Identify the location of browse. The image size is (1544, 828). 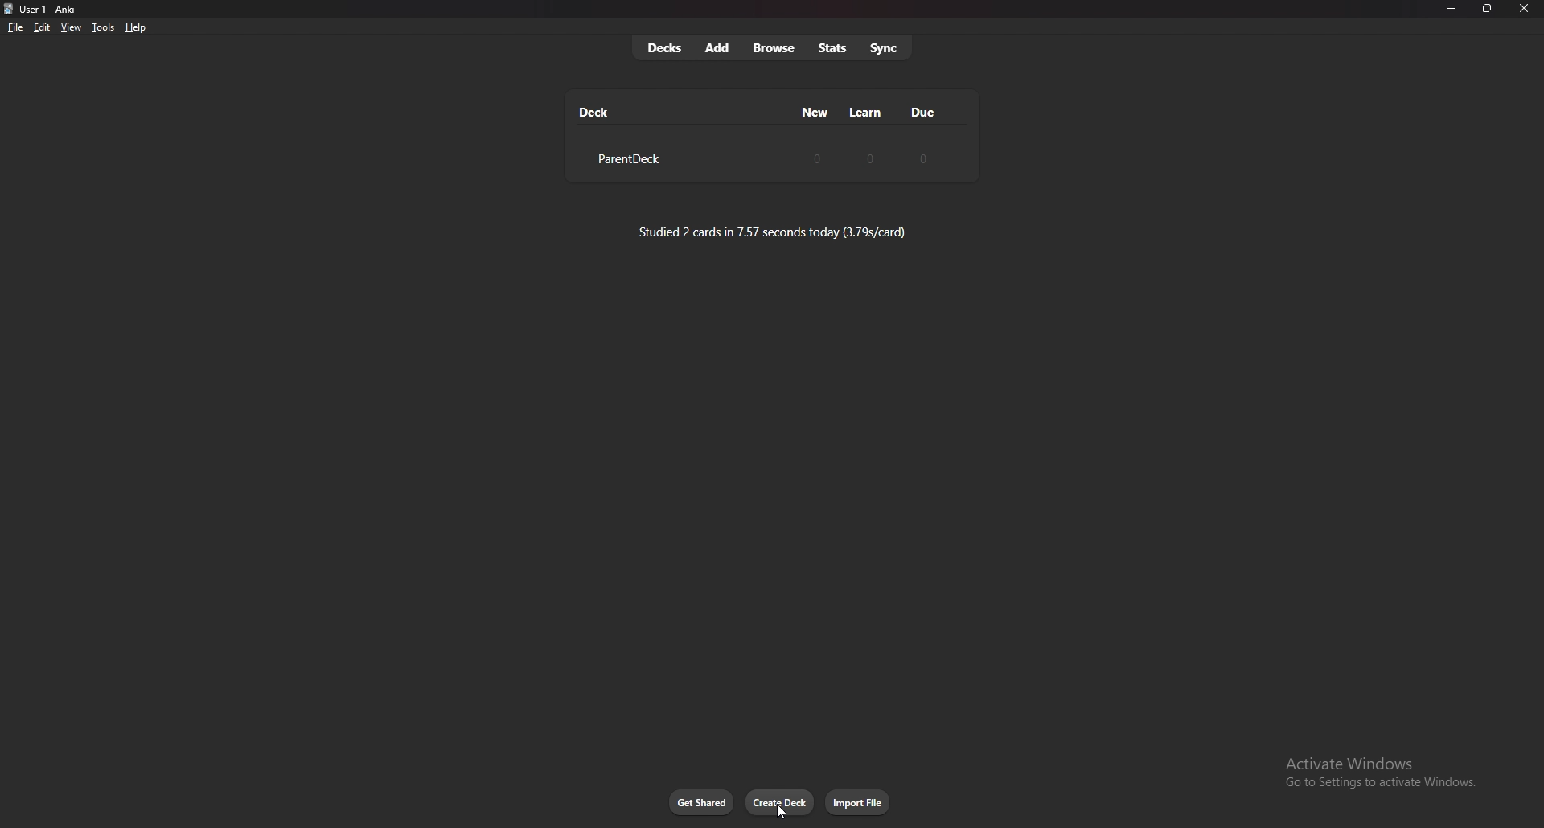
(776, 49).